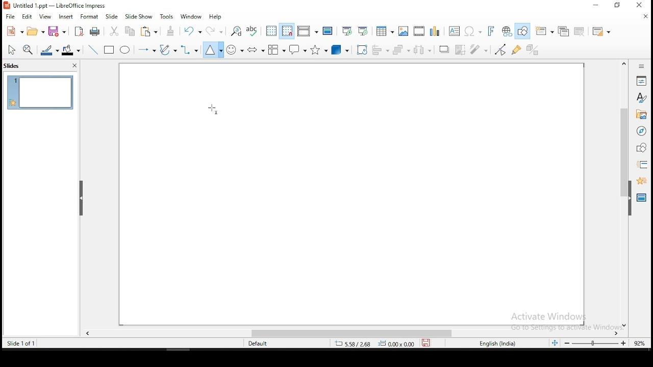  I want to click on properties, so click(642, 80).